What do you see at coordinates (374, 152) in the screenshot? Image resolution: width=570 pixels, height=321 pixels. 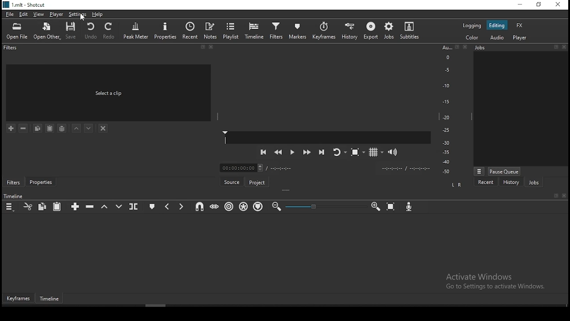 I see `toggle grid display on the player` at bounding box center [374, 152].